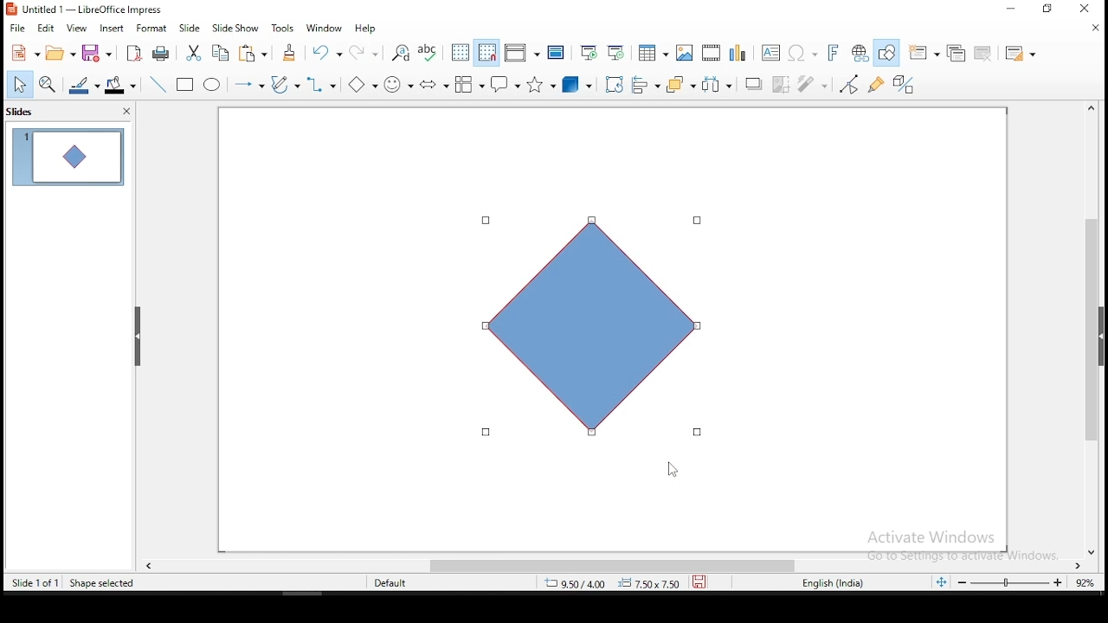 This screenshot has height=623, width=1108. Describe the element at coordinates (1086, 9) in the screenshot. I see `close window` at that location.